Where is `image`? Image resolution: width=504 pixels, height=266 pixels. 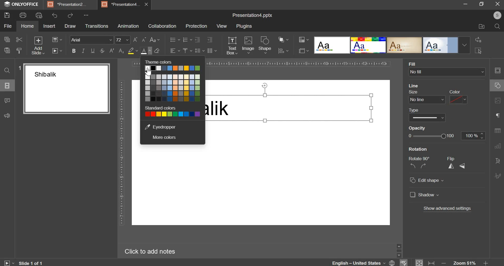
image is located at coordinates (248, 45).